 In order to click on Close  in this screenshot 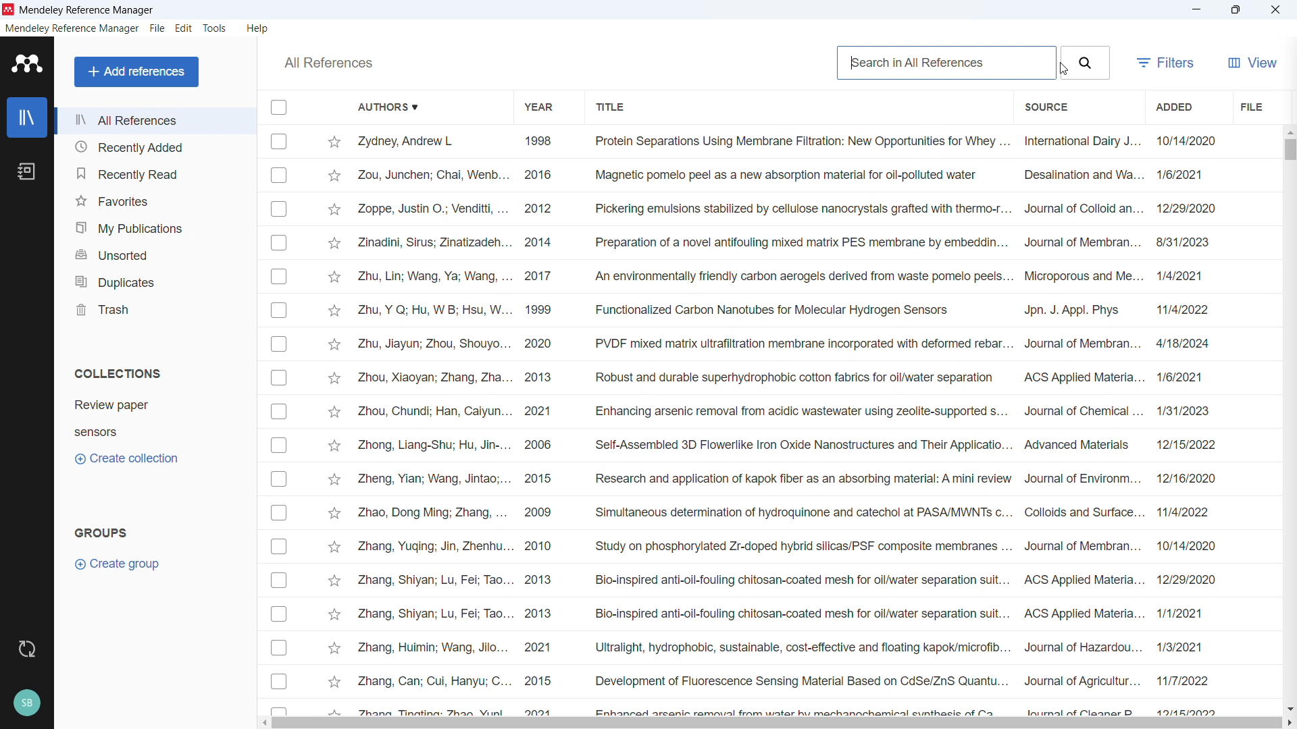, I will do `click(1275, 10)`.